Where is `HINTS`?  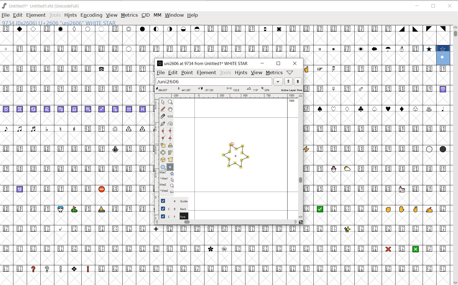 HINTS is located at coordinates (70, 16).